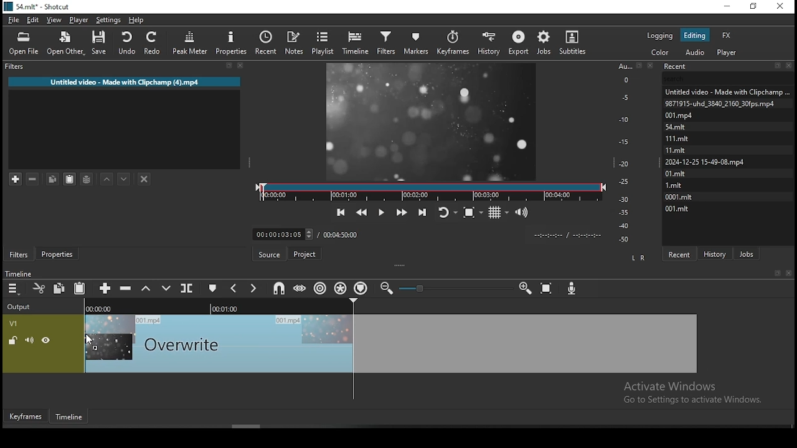 Image resolution: width=797 pixels, height=448 pixels. Describe the element at coordinates (13, 341) in the screenshot. I see `(un)lock` at that location.